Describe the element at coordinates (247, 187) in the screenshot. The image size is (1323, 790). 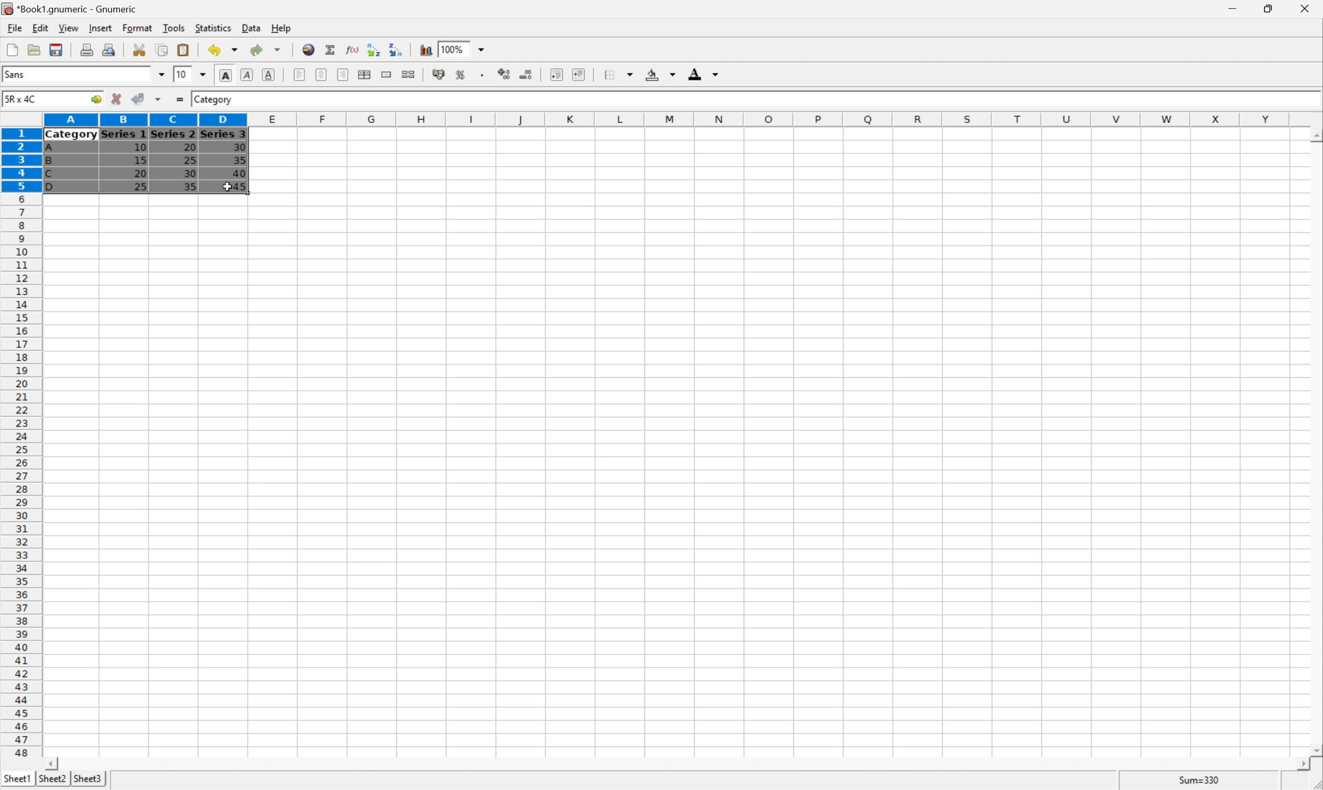
I see `45` at that location.